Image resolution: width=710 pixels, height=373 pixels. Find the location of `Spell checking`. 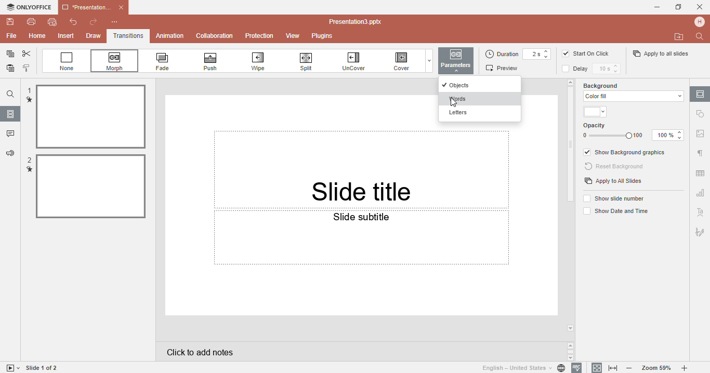

Spell checking is located at coordinates (577, 368).